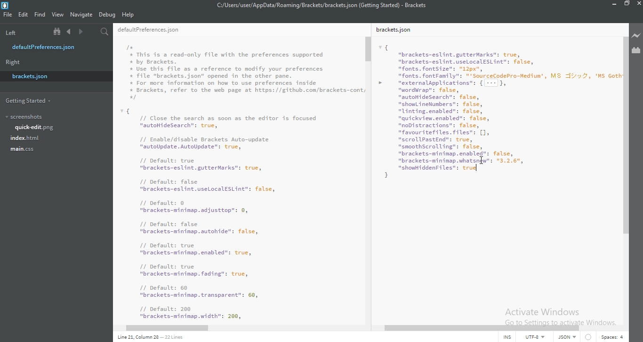 Image resolution: width=643 pixels, height=342 pixels. What do you see at coordinates (370, 48) in the screenshot?
I see `scrollbar` at bounding box center [370, 48].